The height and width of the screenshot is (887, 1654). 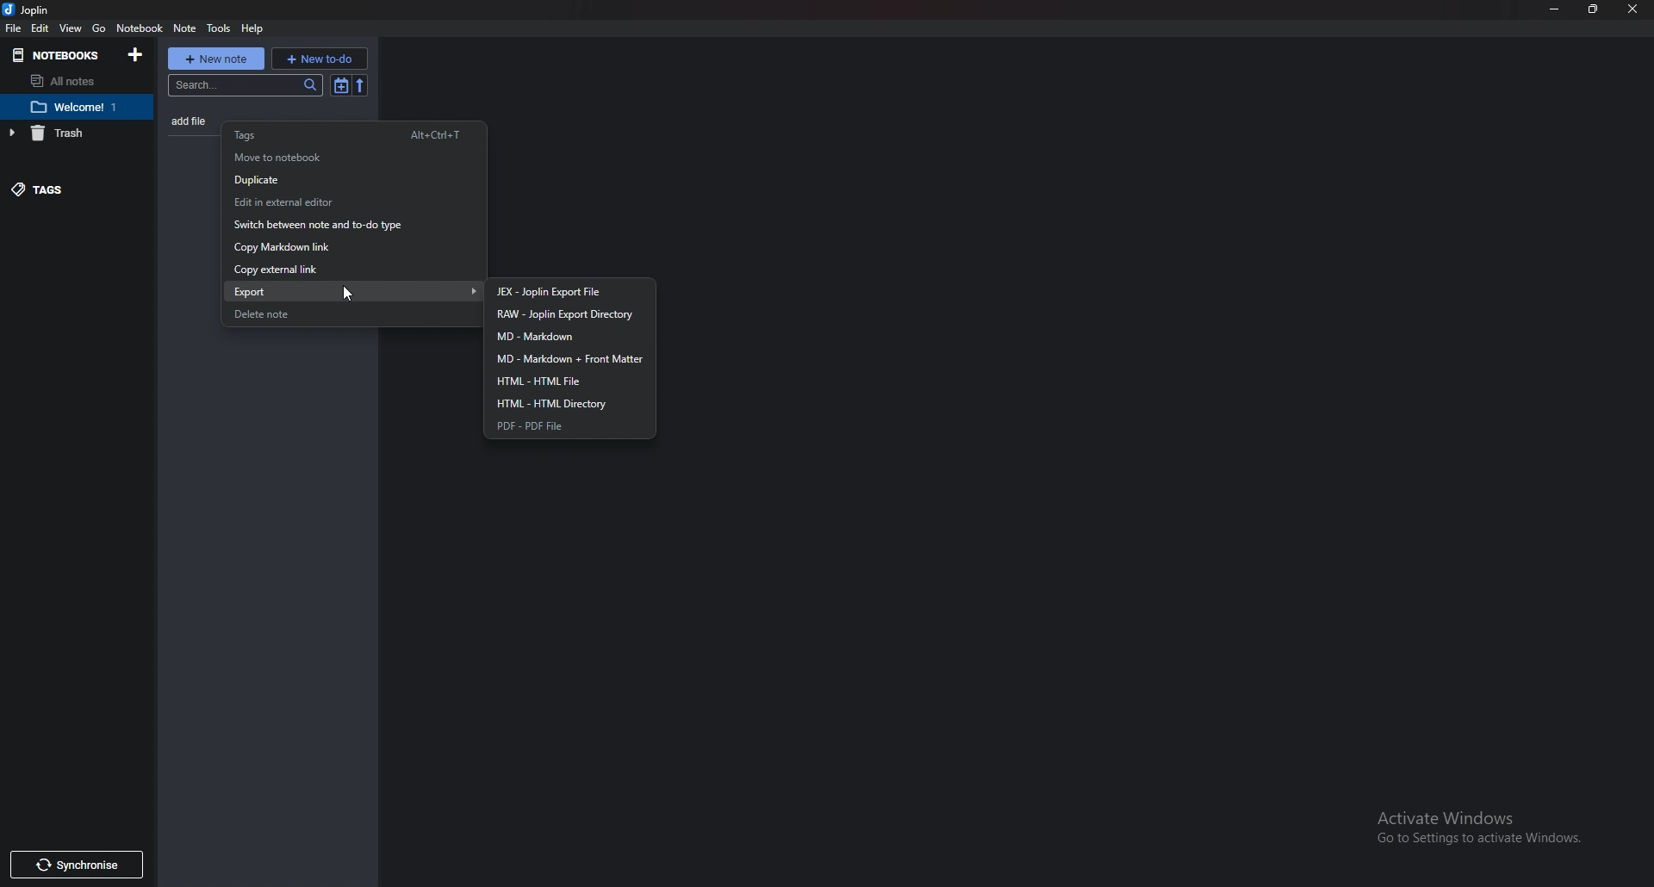 I want to click on New to do, so click(x=320, y=58).